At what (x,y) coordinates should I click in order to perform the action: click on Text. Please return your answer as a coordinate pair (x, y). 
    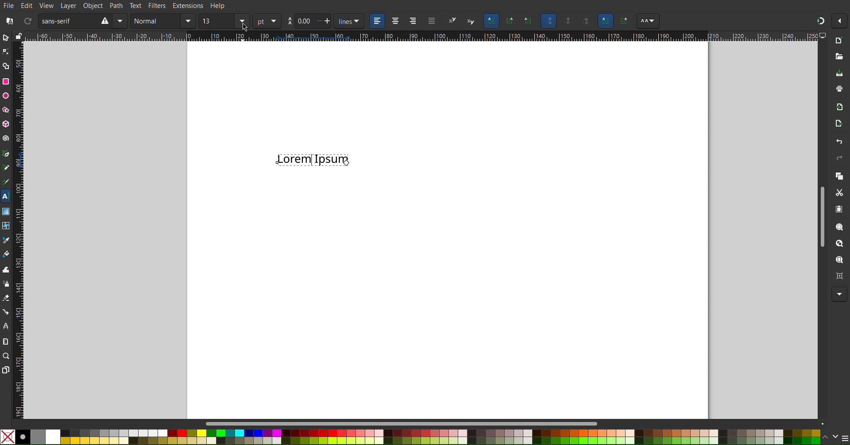
    Looking at the image, I should click on (313, 159).